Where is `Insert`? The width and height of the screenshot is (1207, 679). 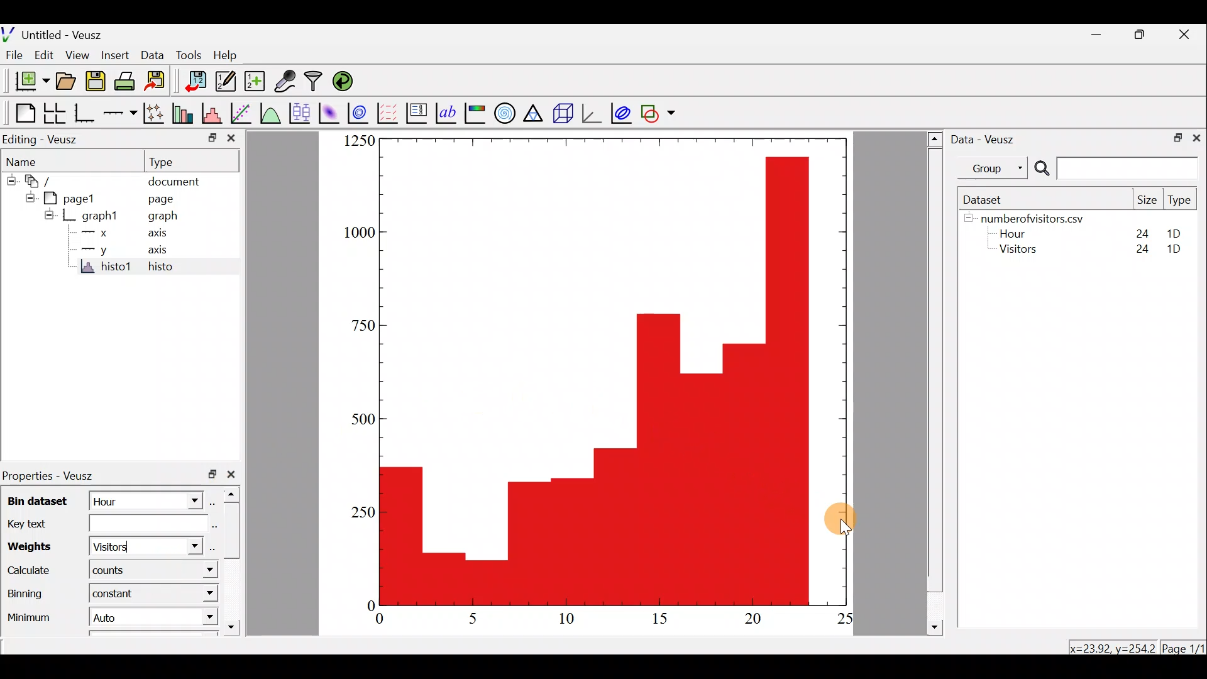 Insert is located at coordinates (116, 55).